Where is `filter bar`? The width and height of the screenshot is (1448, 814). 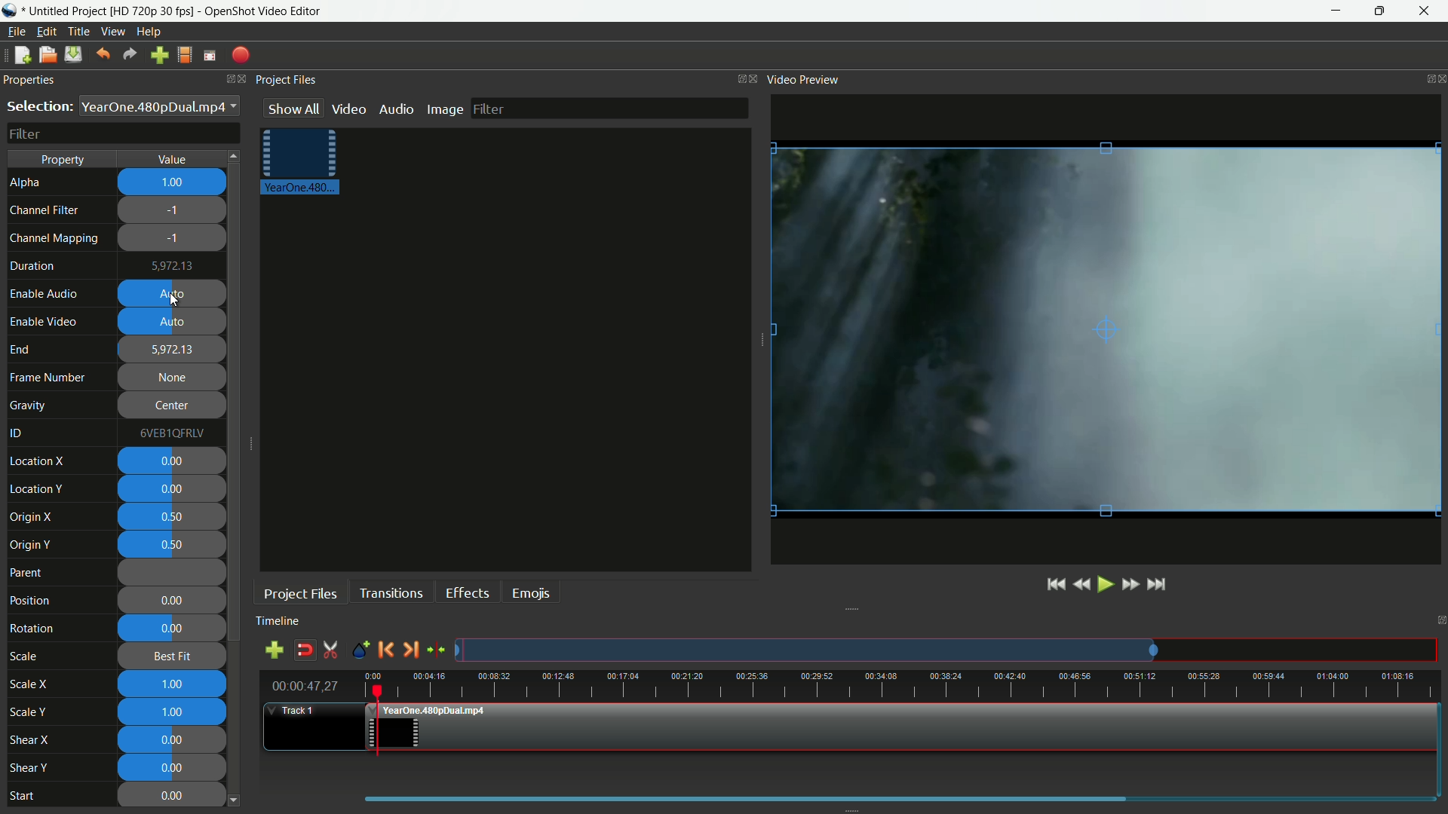 filter bar is located at coordinates (613, 110).